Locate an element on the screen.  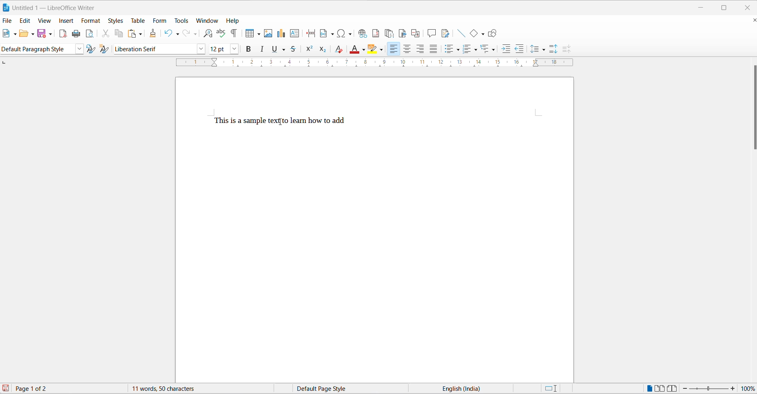
zoom slider is located at coordinates (709, 389).